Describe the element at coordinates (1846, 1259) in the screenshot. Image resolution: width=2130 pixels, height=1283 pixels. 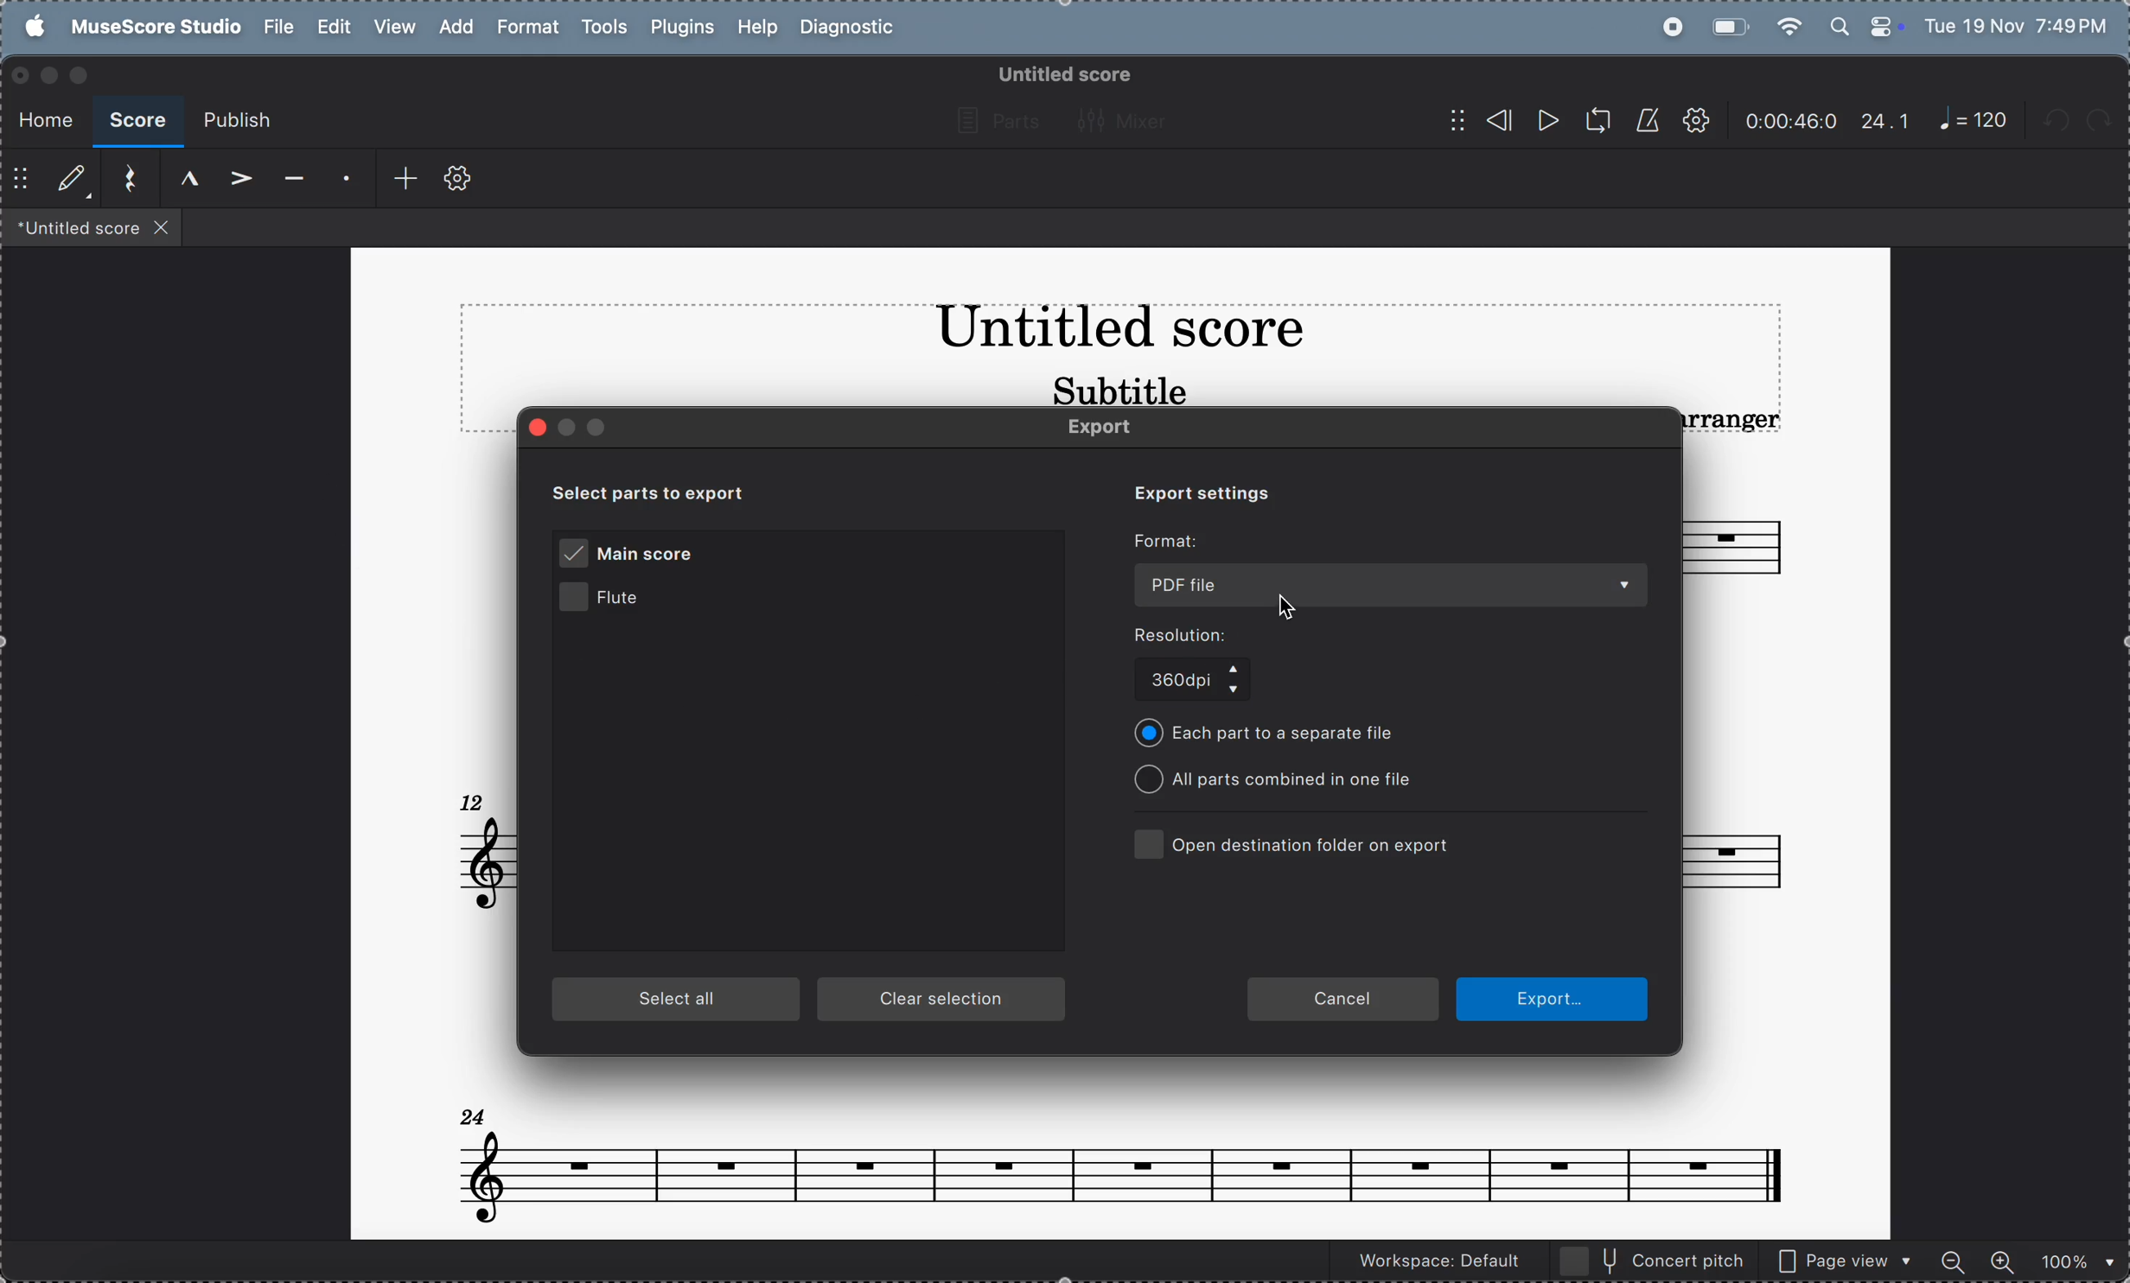
I see `page view` at that location.